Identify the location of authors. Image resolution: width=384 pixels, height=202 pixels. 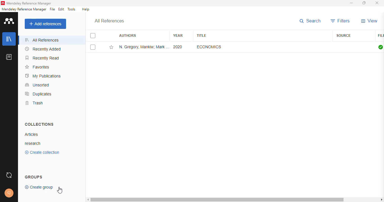
(128, 35).